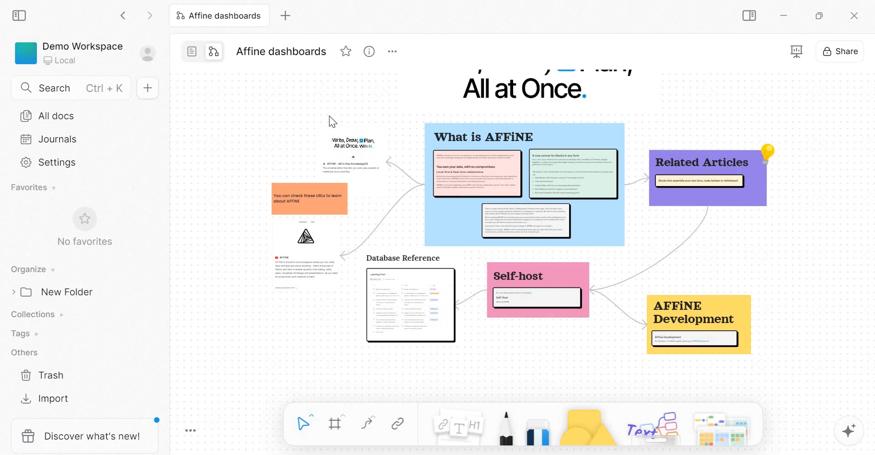 This screenshot has height=455, width=875. What do you see at coordinates (80, 116) in the screenshot?
I see `All docs` at bounding box center [80, 116].